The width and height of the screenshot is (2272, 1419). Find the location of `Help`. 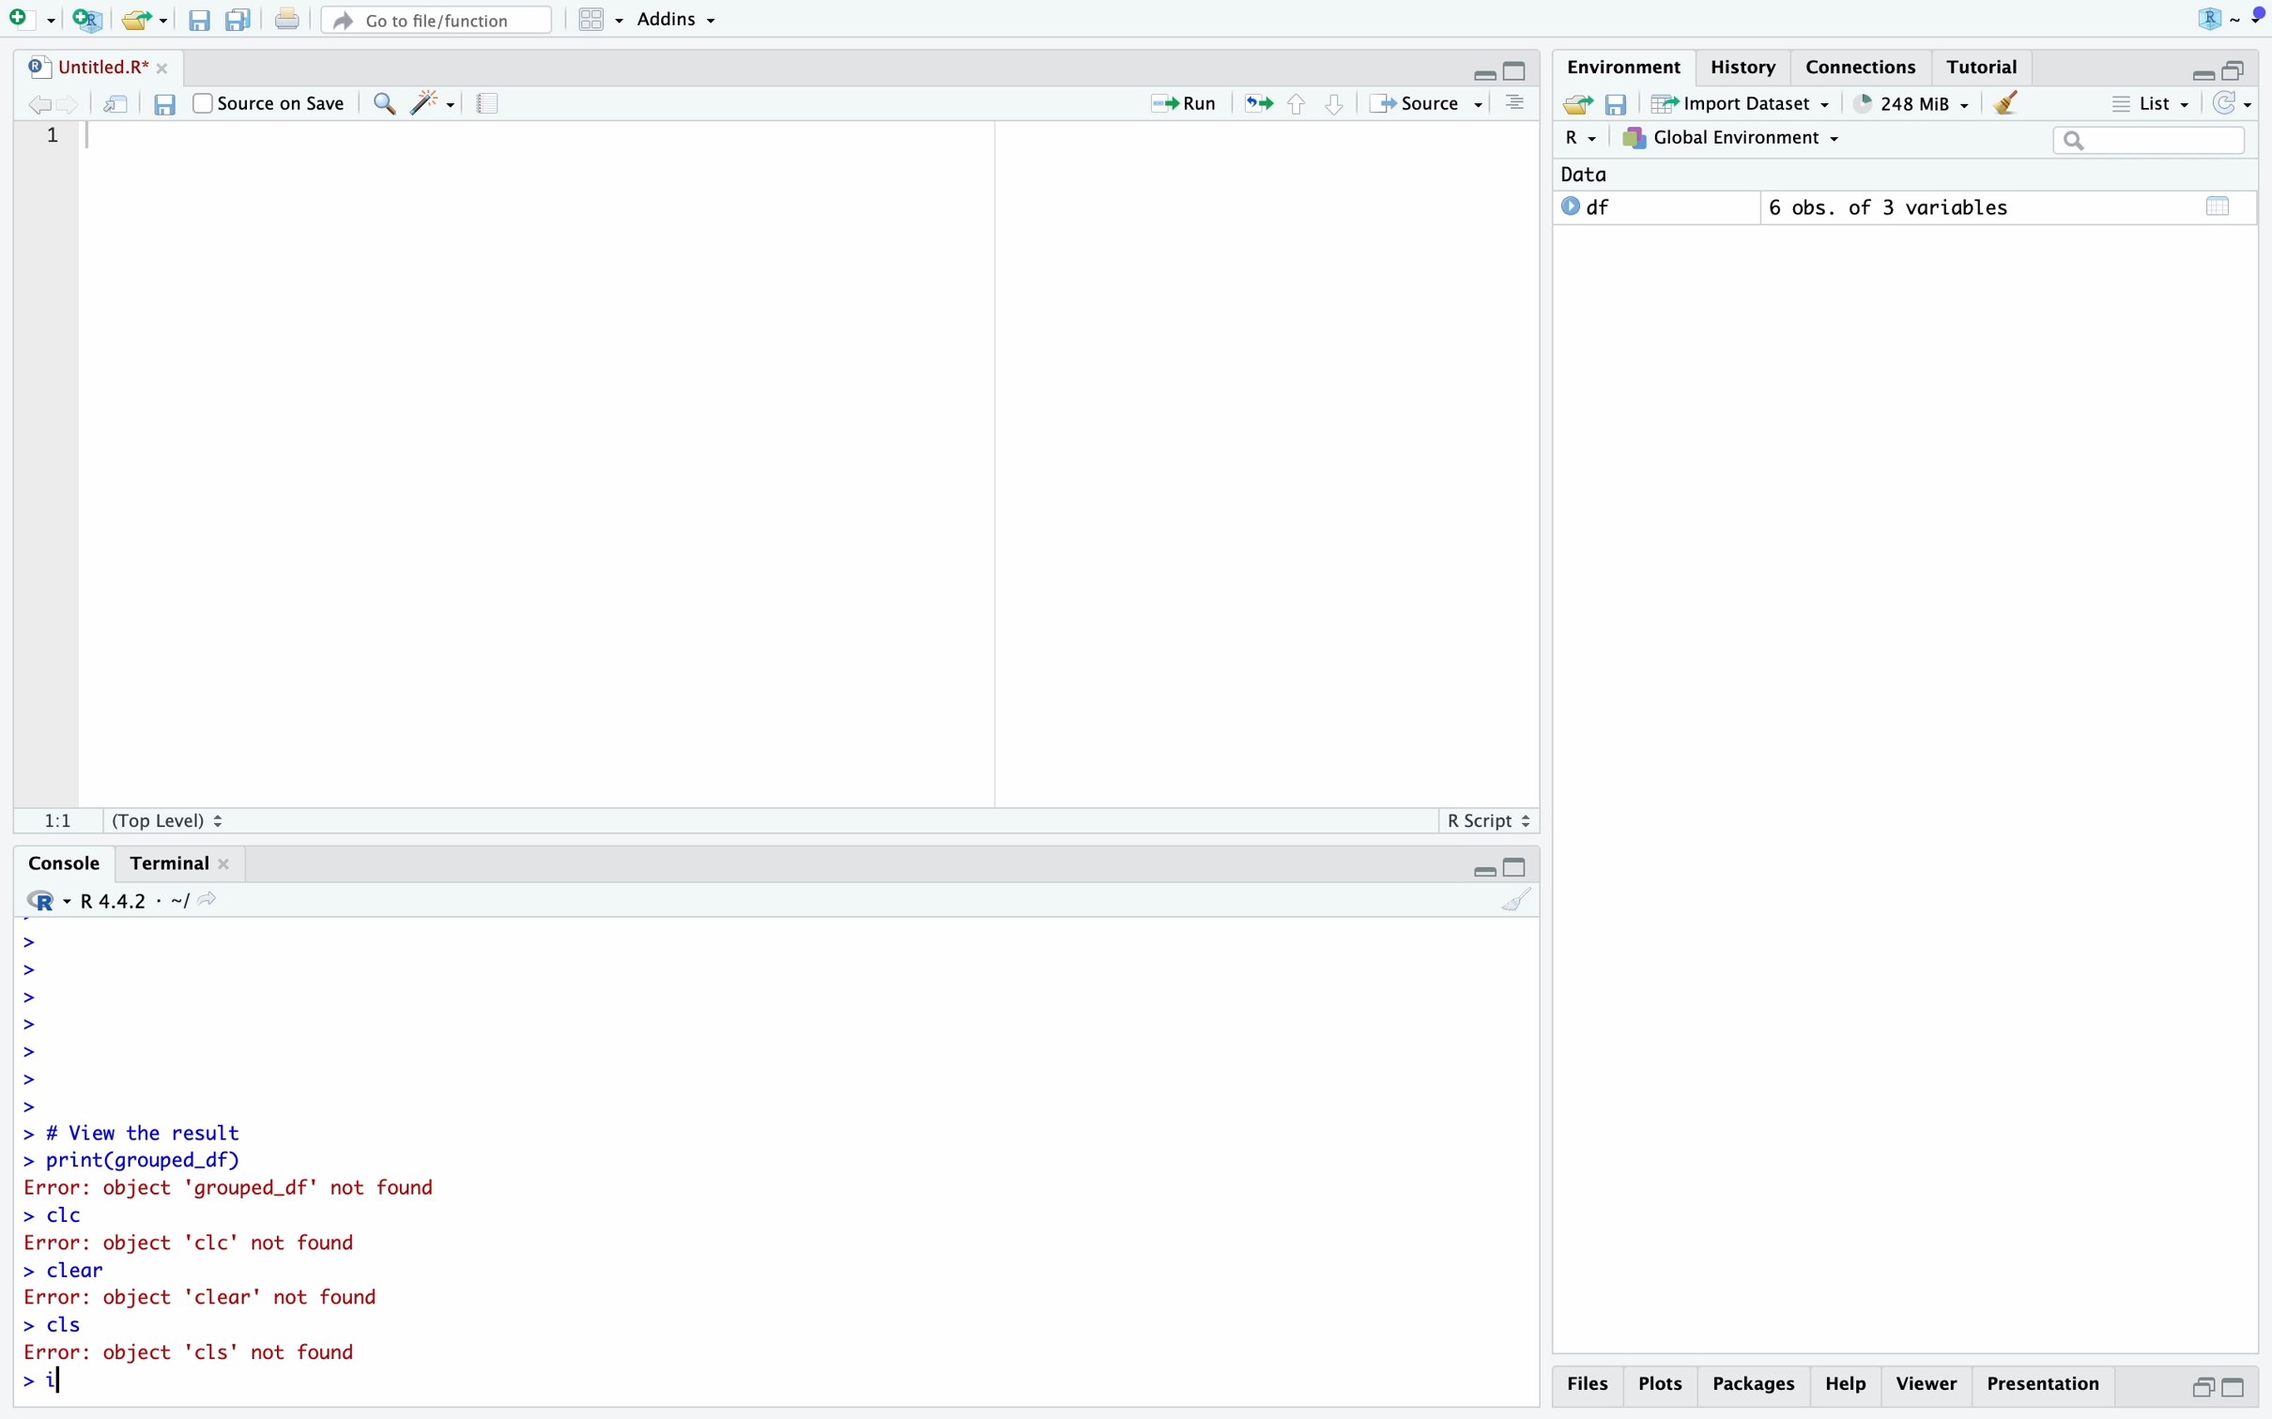

Help is located at coordinates (1848, 1384).